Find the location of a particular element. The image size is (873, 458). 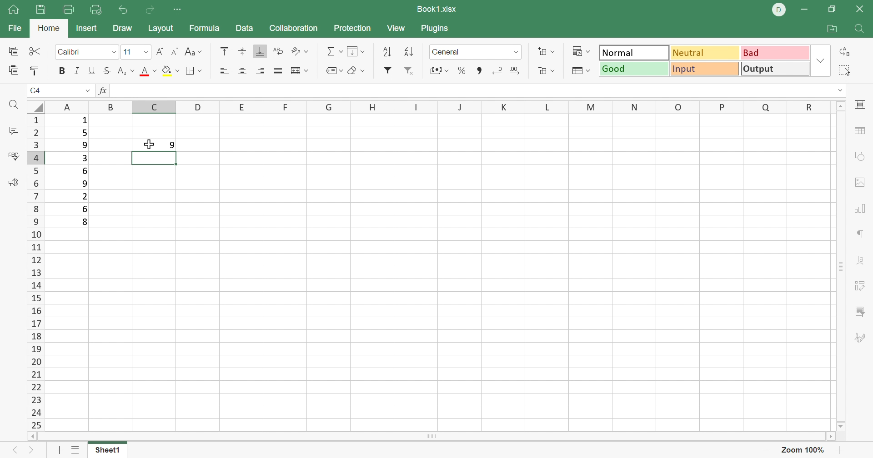

9 is located at coordinates (87, 183).